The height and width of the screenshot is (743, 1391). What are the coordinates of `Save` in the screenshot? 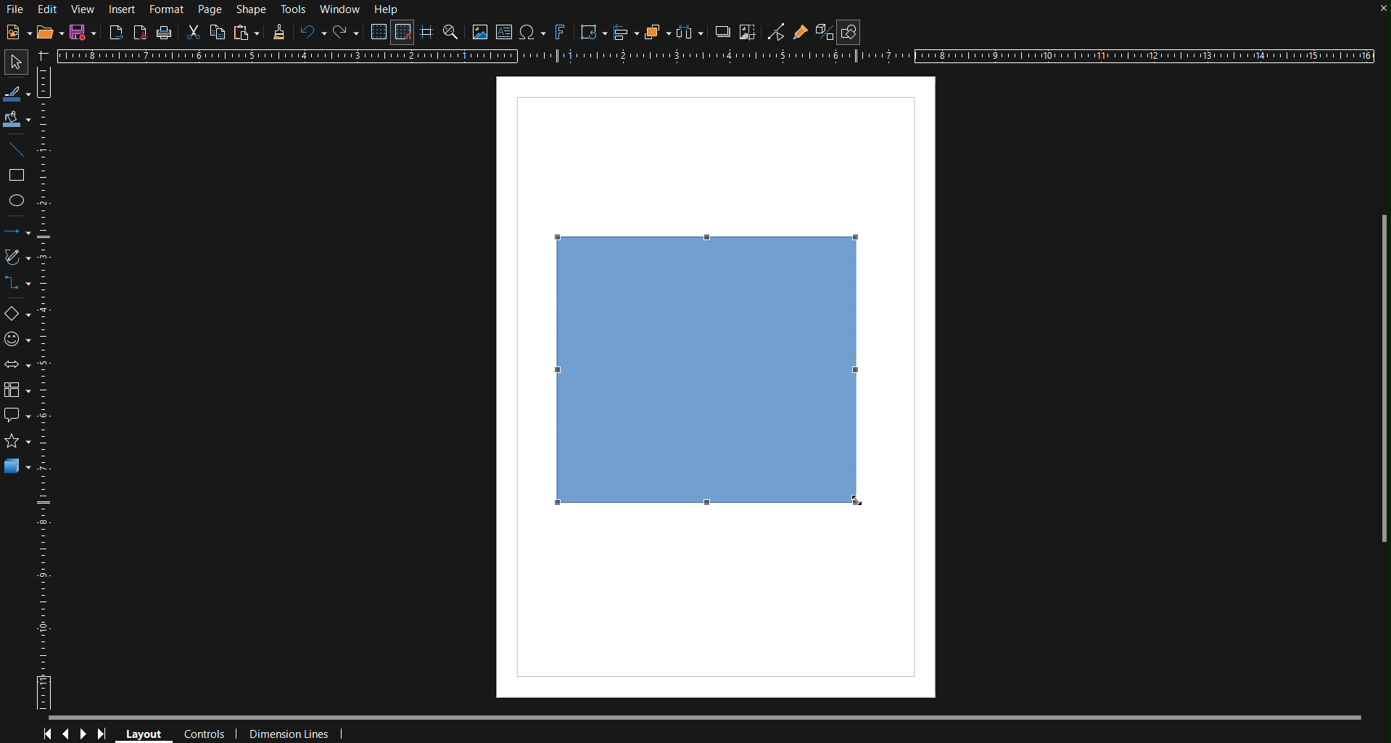 It's located at (83, 32).